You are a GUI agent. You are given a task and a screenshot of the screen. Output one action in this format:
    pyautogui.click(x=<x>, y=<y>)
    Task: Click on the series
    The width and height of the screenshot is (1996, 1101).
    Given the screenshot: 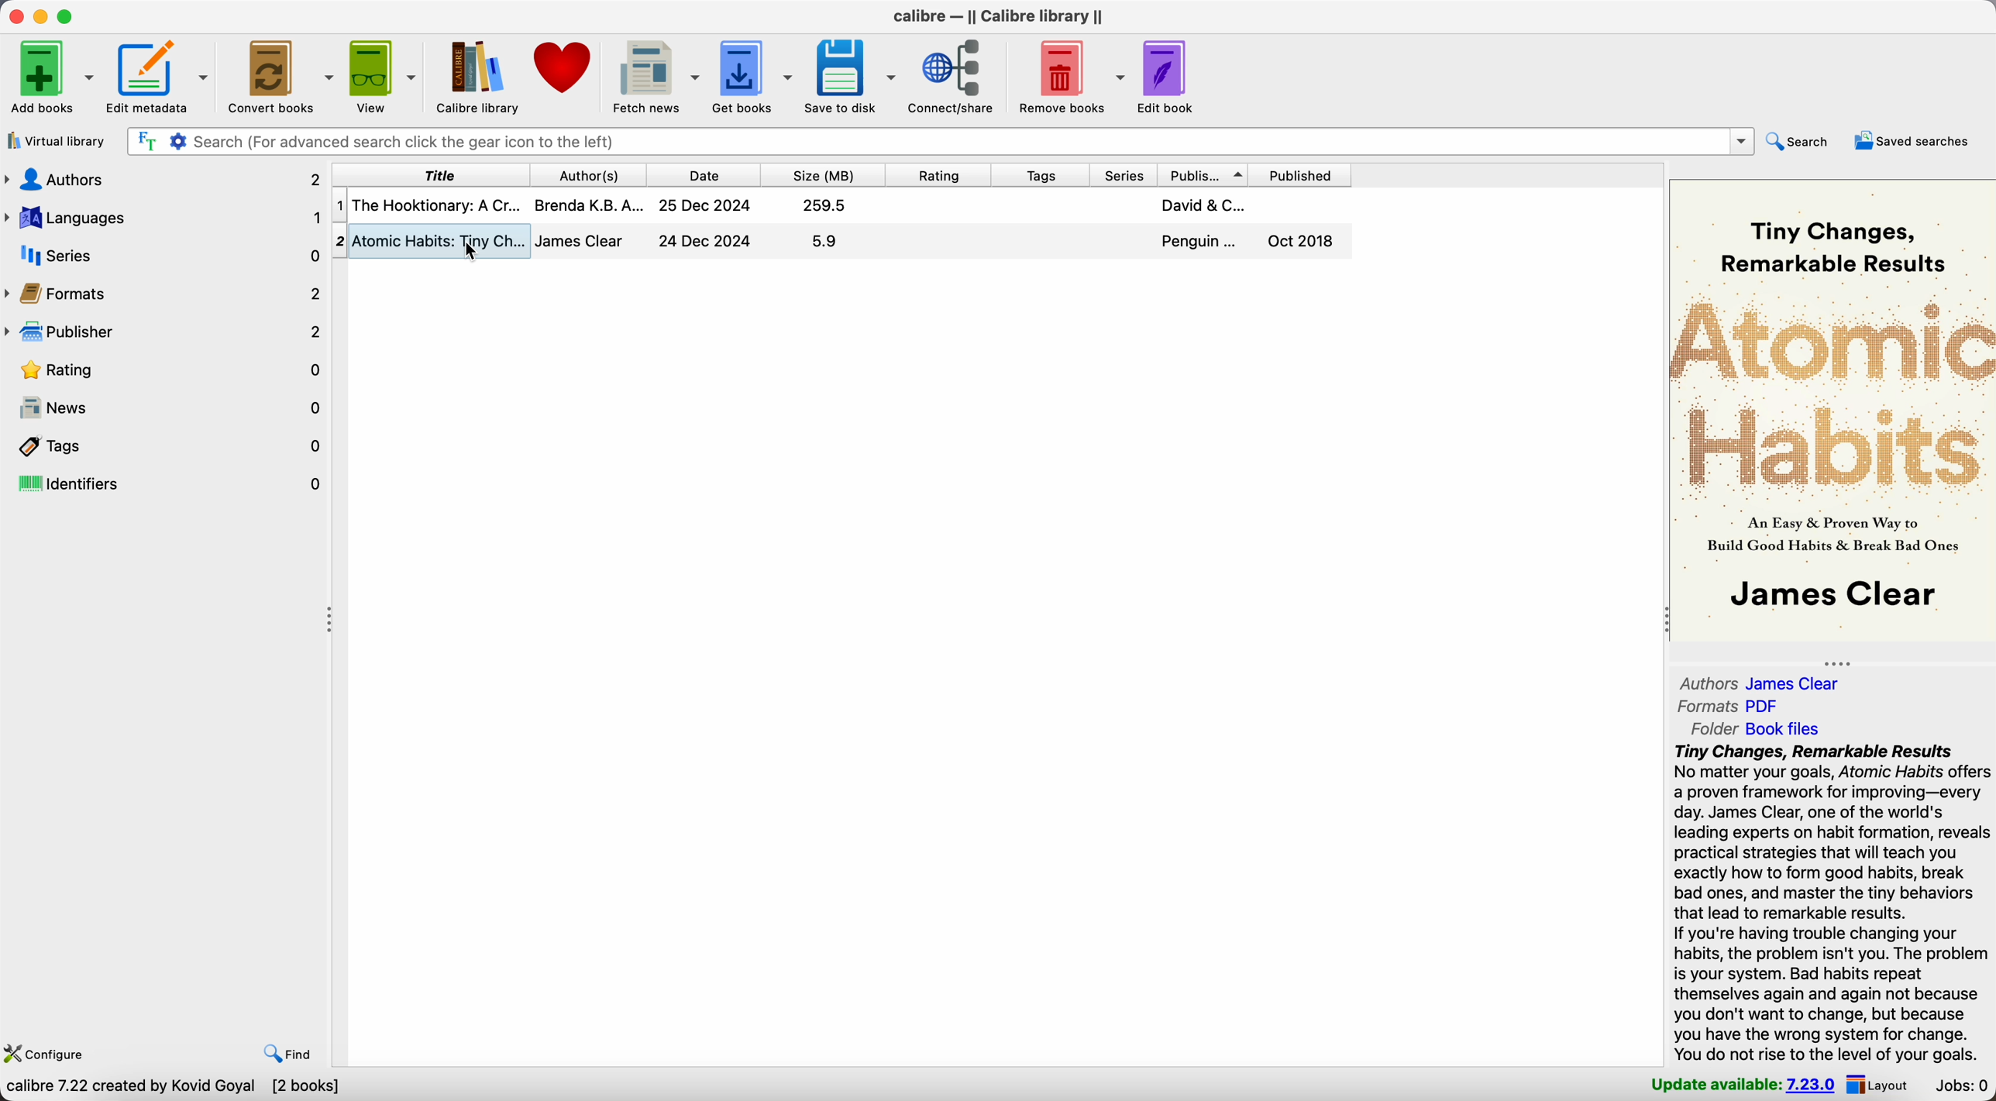 What is the action you would take?
    pyautogui.click(x=1122, y=174)
    